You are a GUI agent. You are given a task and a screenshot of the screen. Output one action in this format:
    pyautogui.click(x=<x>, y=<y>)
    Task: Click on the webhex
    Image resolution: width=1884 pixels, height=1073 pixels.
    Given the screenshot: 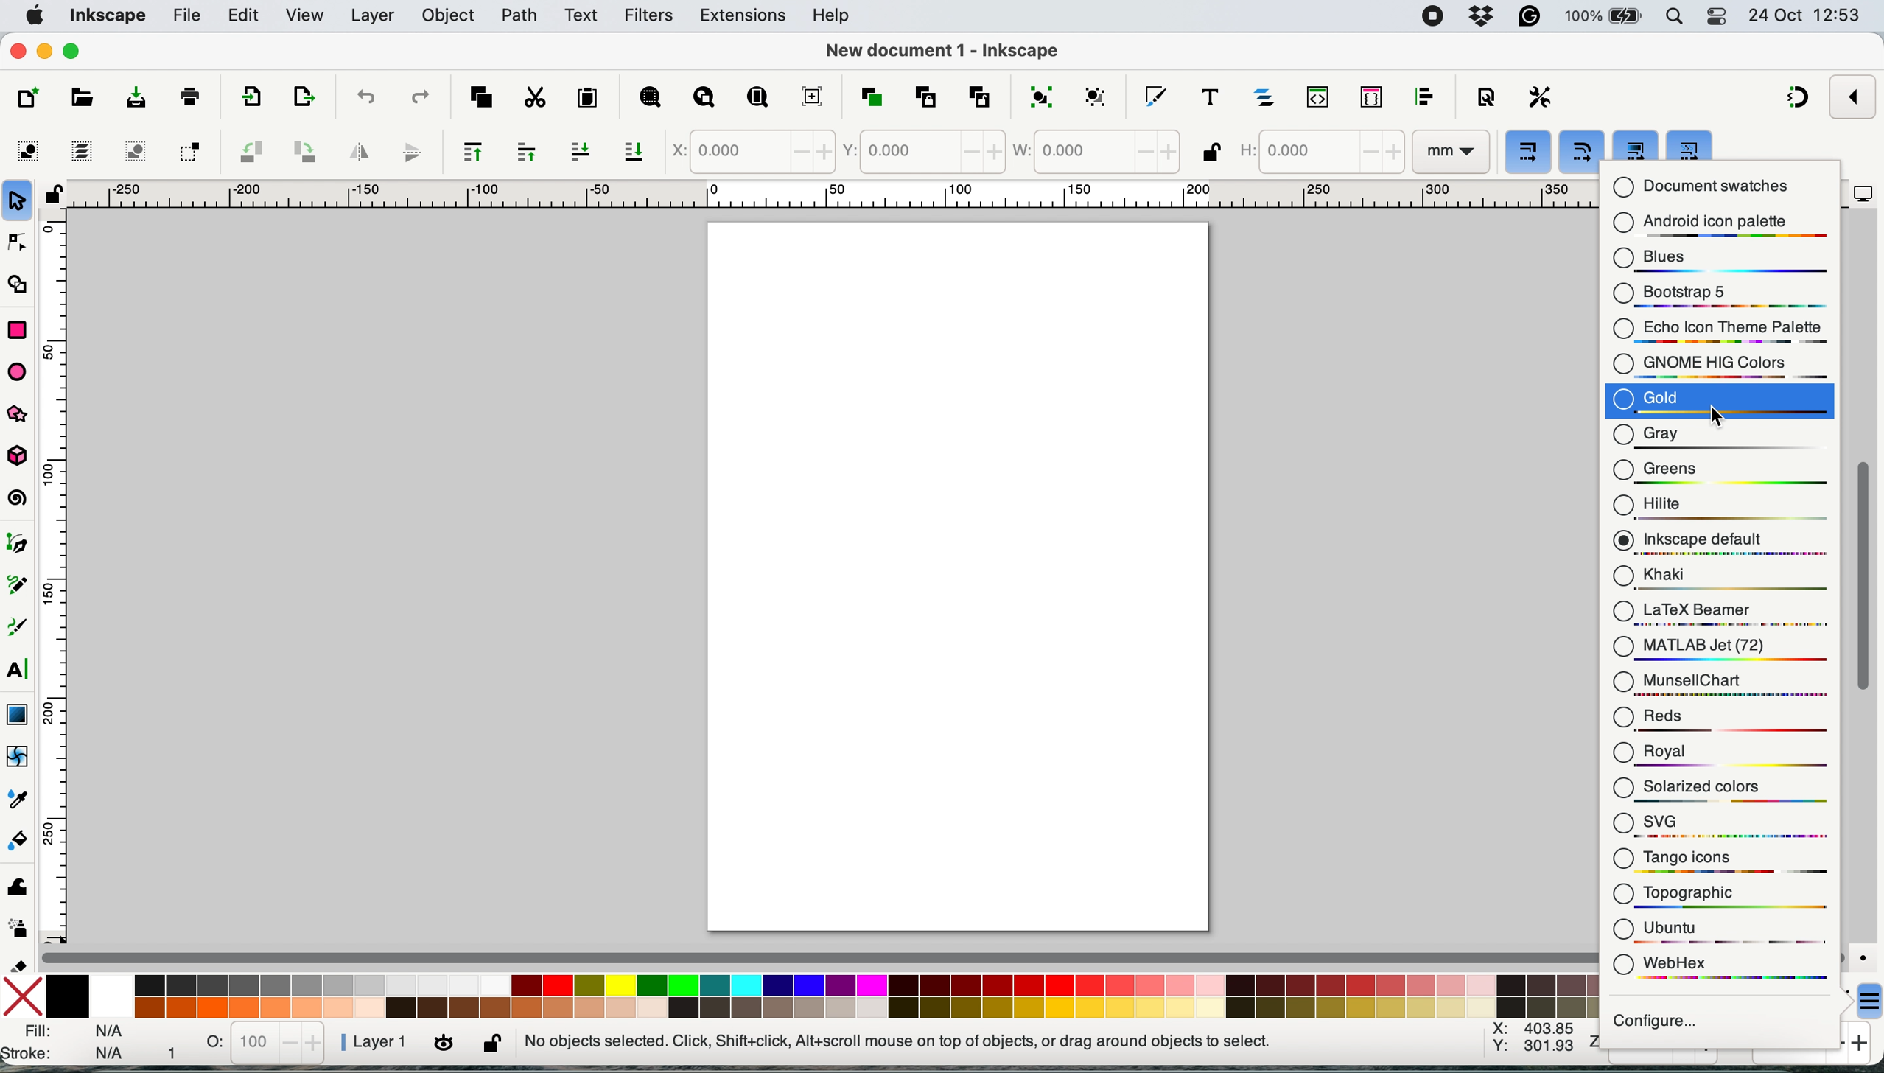 What is the action you would take?
    pyautogui.click(x=1724, y=967)
    